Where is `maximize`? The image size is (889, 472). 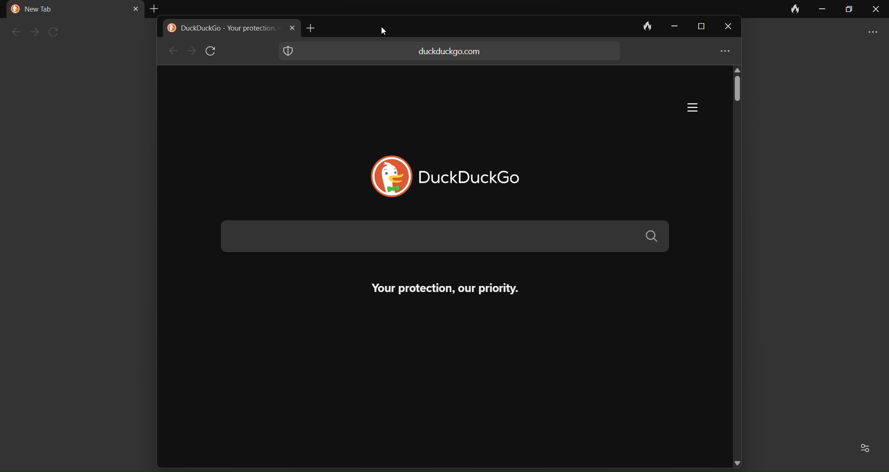 maximize is located at coordinates (850, 10).